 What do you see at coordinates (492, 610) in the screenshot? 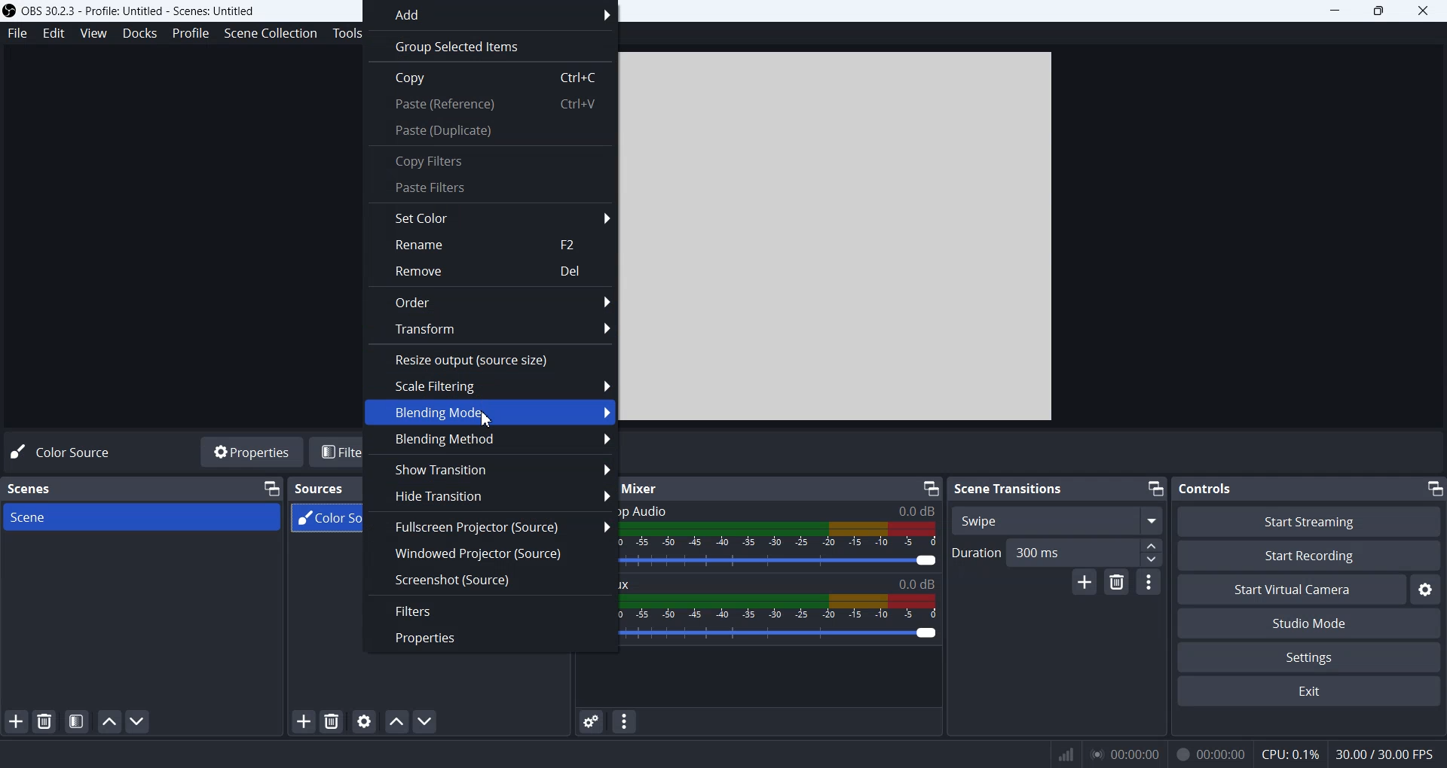
I see `Filters` at bounding box center [492, 610].